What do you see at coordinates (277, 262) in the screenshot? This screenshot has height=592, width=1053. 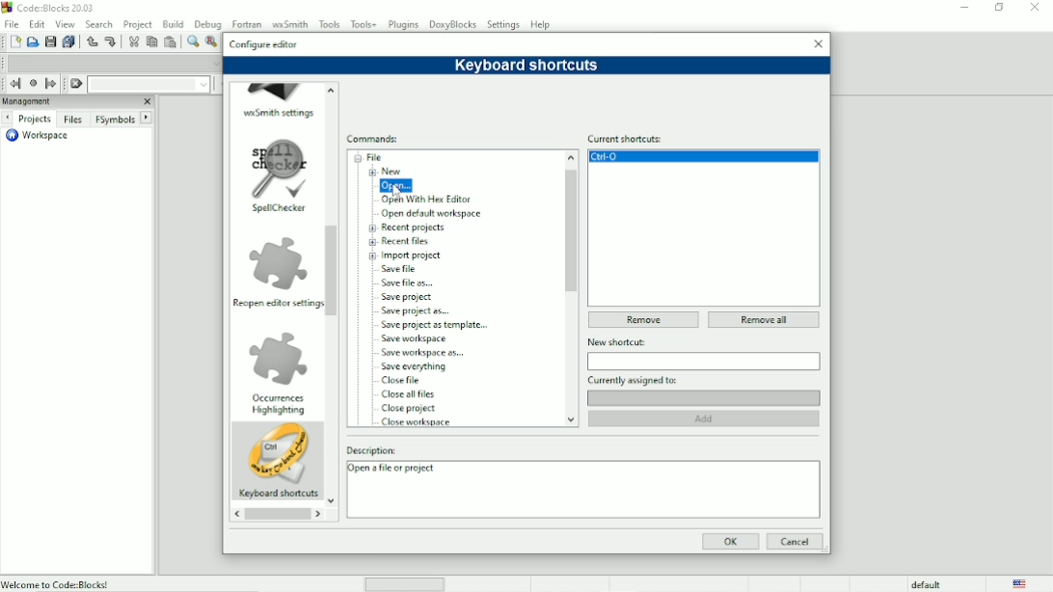 I see `Image` at bounding box center [277, 262].